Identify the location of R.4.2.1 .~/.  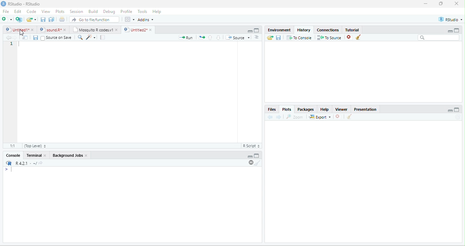
(24, 164).